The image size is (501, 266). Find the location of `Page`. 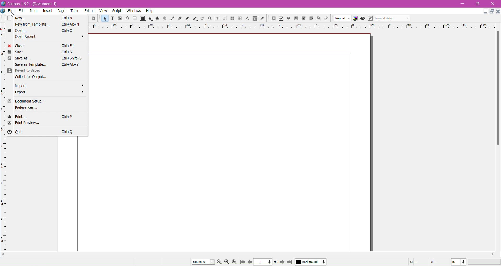

Page is located at coordinates (62, 11).